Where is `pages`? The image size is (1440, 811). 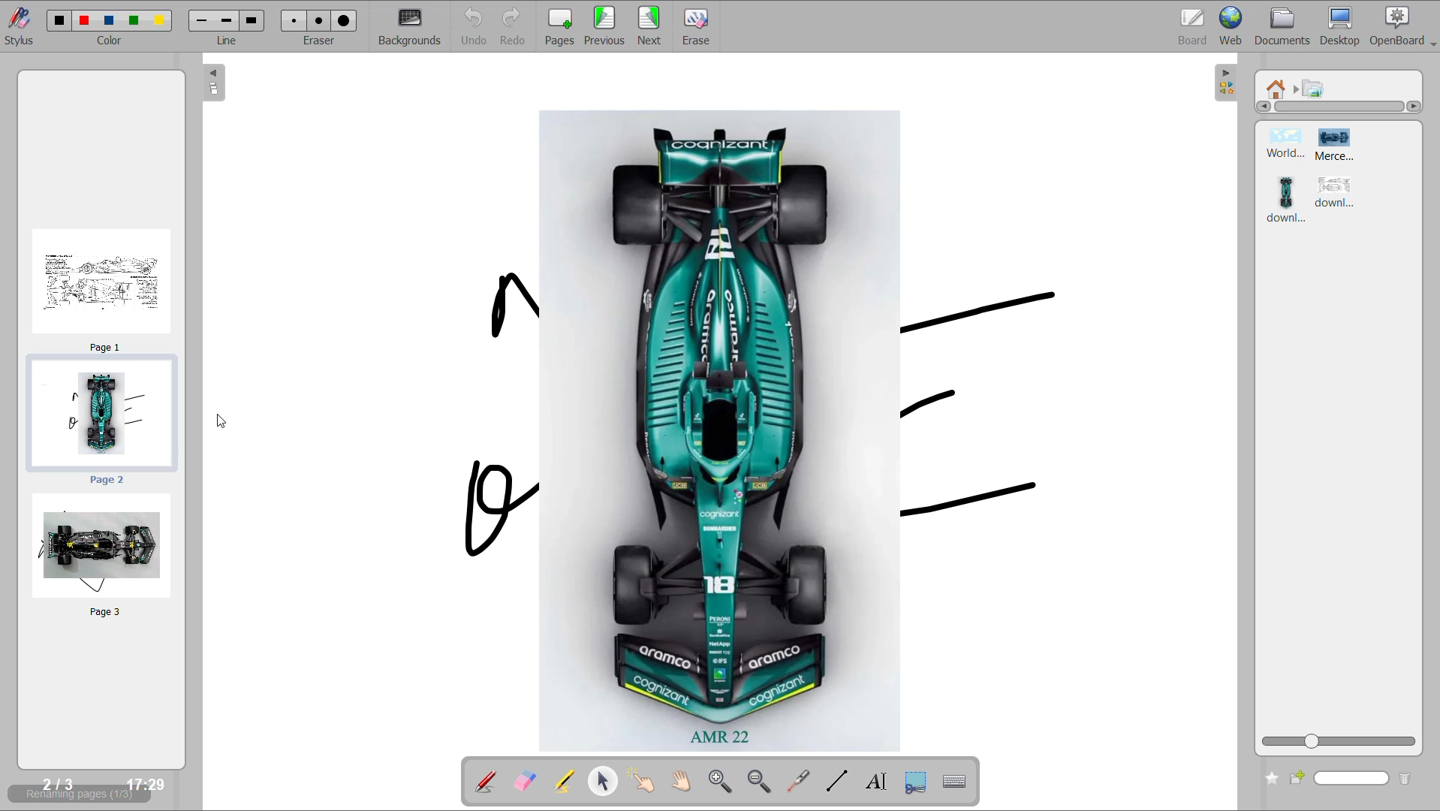 pages is located at coordinates (560, 26).